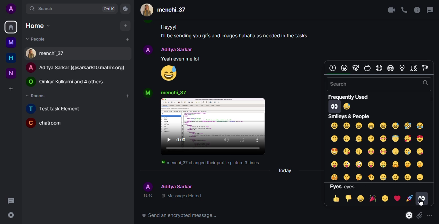 Image resolution: width=439 pixels, height=224 pixels. I want to click on profile, so click(11, 9).